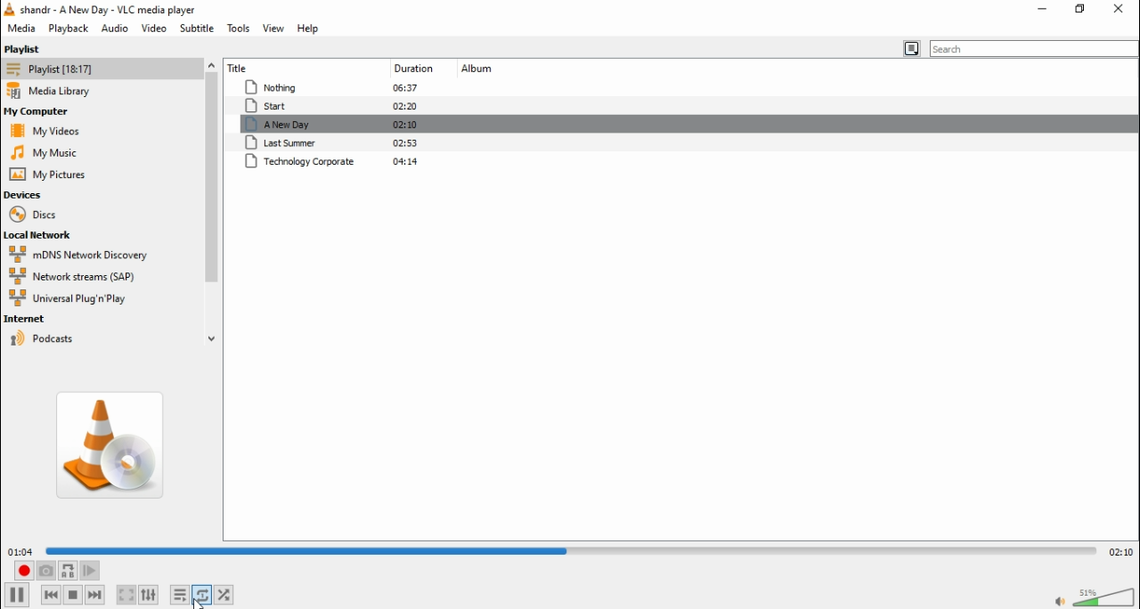  Describe the element at coordinates (20, 551) in the screenshot. I see `elapsed time` at that location.